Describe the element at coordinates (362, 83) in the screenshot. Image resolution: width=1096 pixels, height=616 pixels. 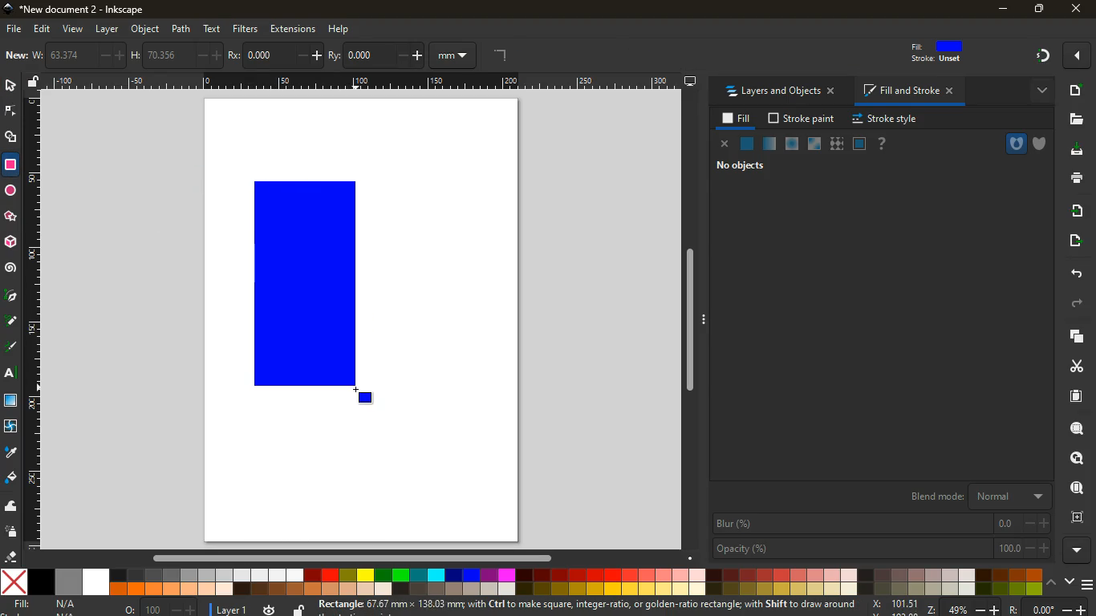
I see `` at that location.